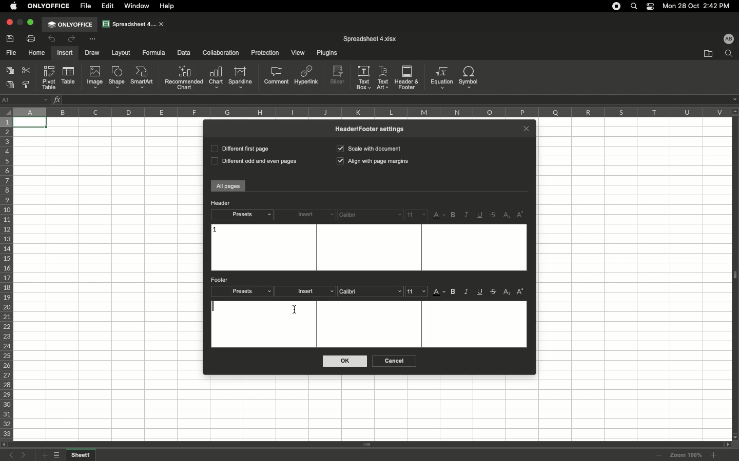 The height and width of the screenshot is (461, 739). What do you see at coordinates (508, 292) in the screenshot?
I see `Subscript` at bounding box center [508, 292].